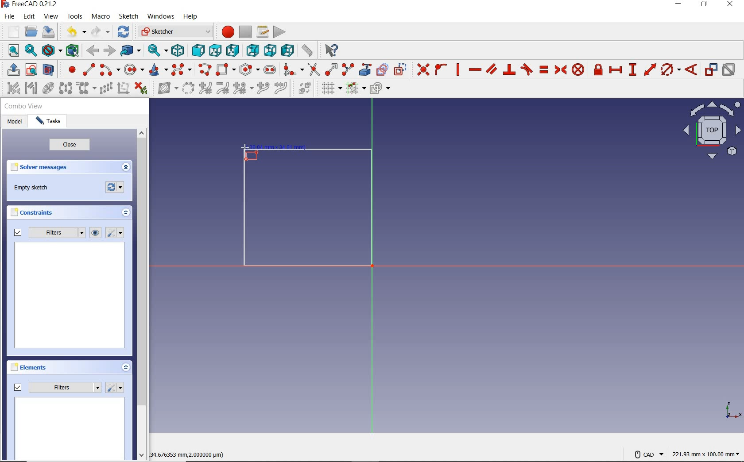 The height and width of the screenshot is (462, 744). Describe the element at coordinates (124, 32) in the screenshot. I see `refresh` at that location.